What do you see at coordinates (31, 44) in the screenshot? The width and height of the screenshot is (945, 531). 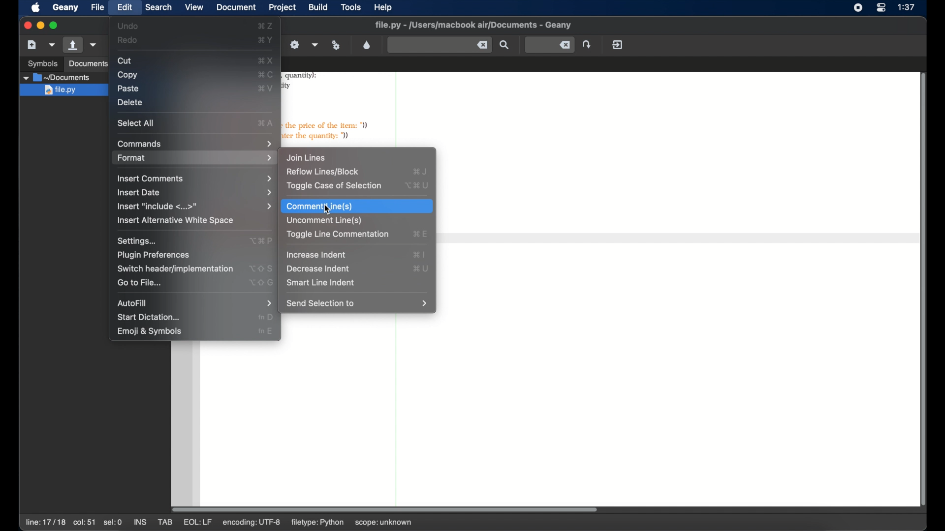 I see `new file` at bounding box center [31, 44].